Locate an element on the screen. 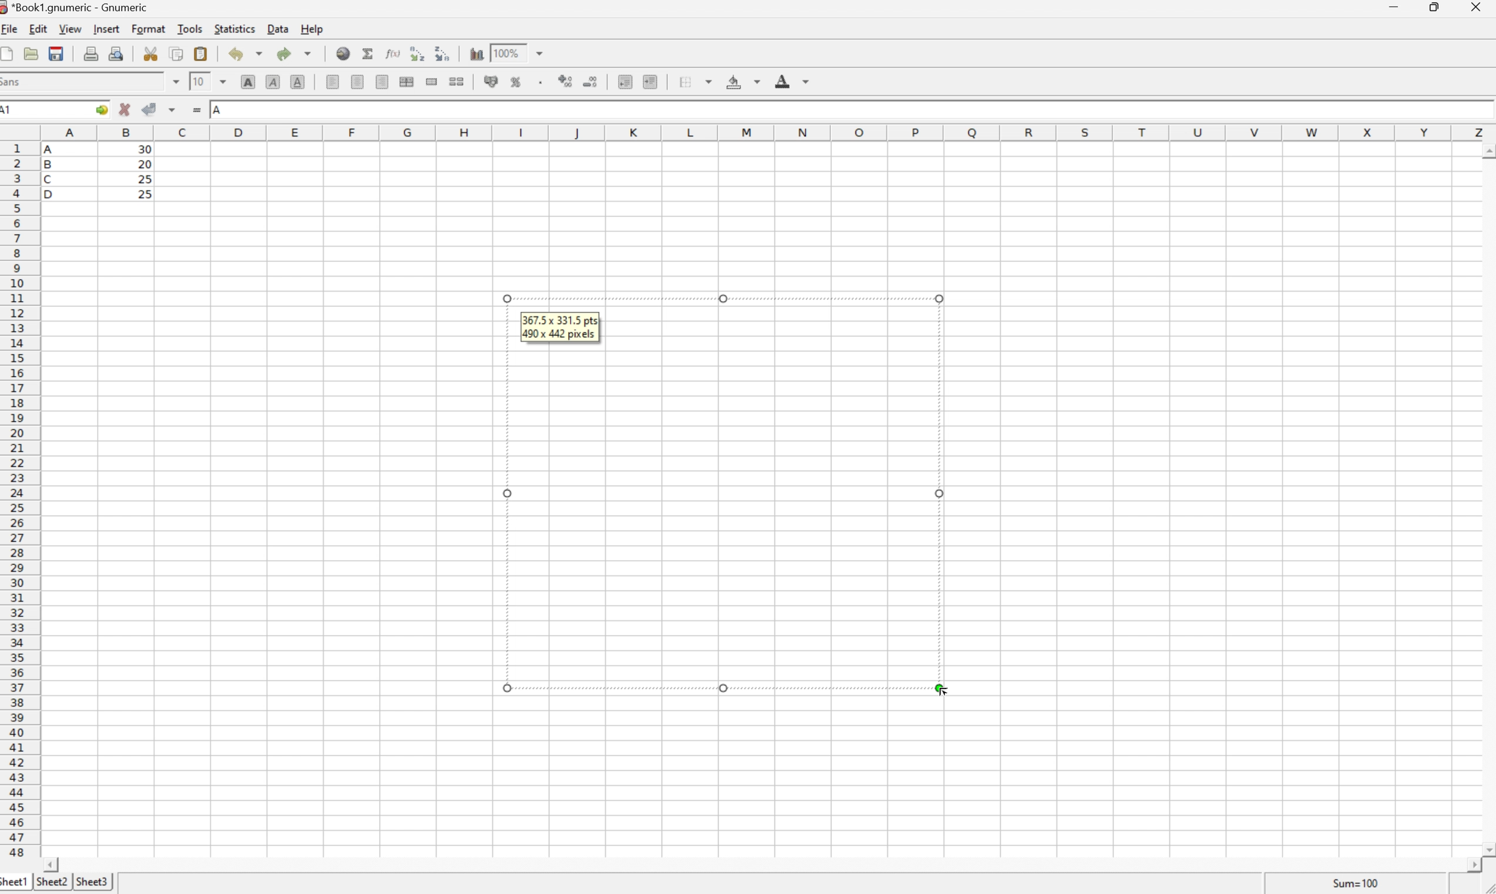  Decrease indent, and align the contents to the left is located at coordinates (625, 83).